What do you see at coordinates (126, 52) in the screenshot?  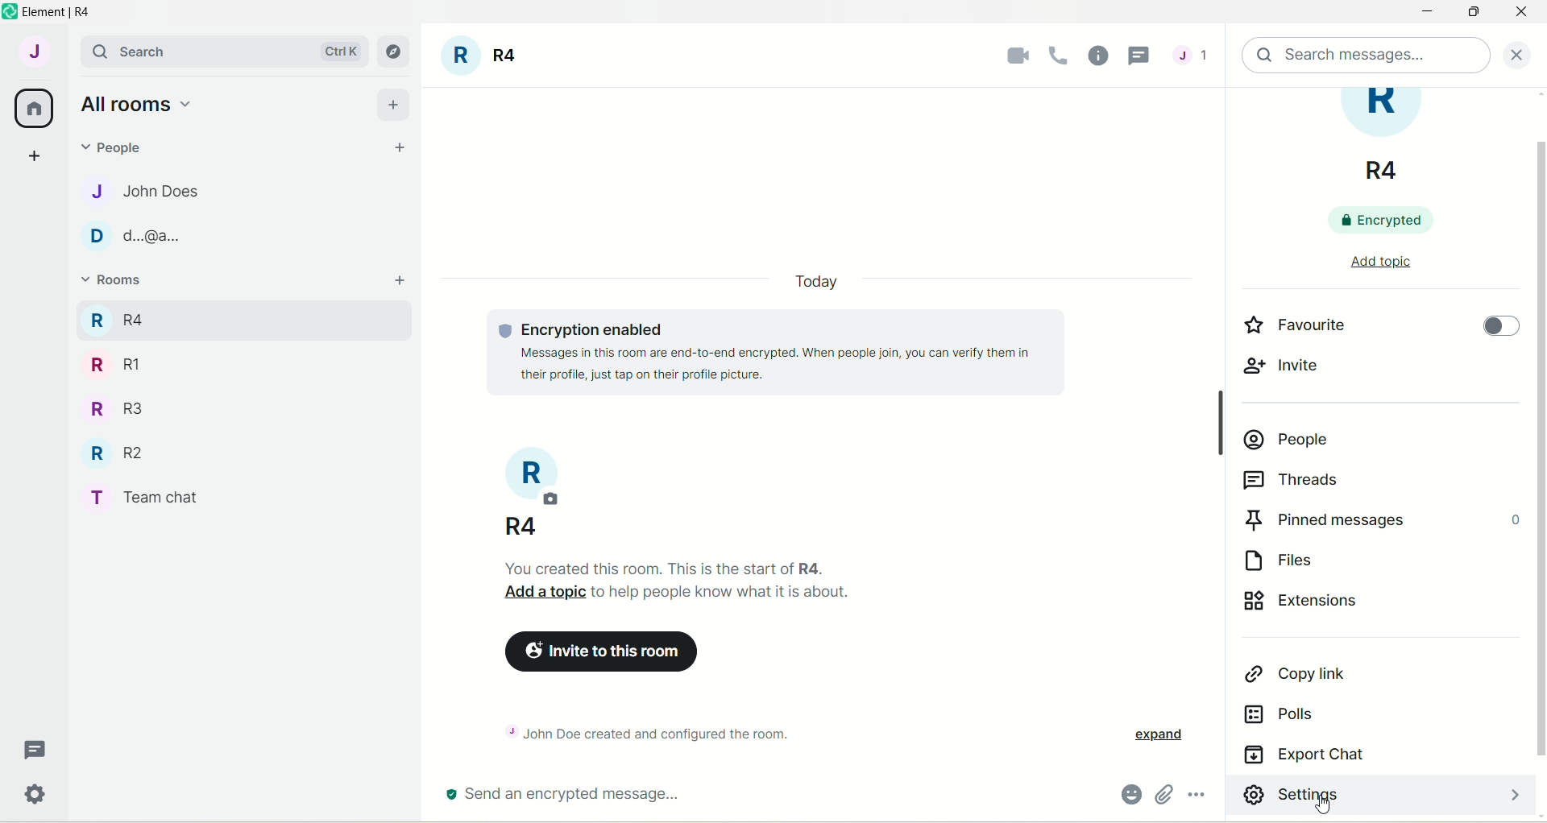 I see `search` at bounding box center [126, 52].